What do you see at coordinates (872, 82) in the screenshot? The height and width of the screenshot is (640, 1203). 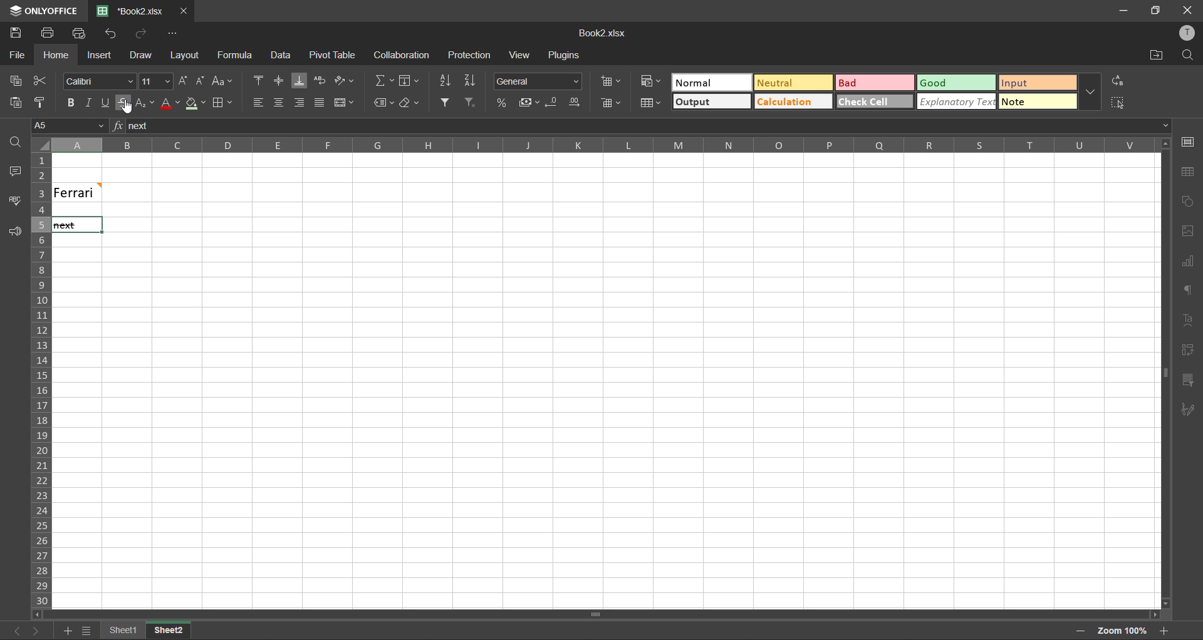 I see `bad` at bounding box center [872, 82].